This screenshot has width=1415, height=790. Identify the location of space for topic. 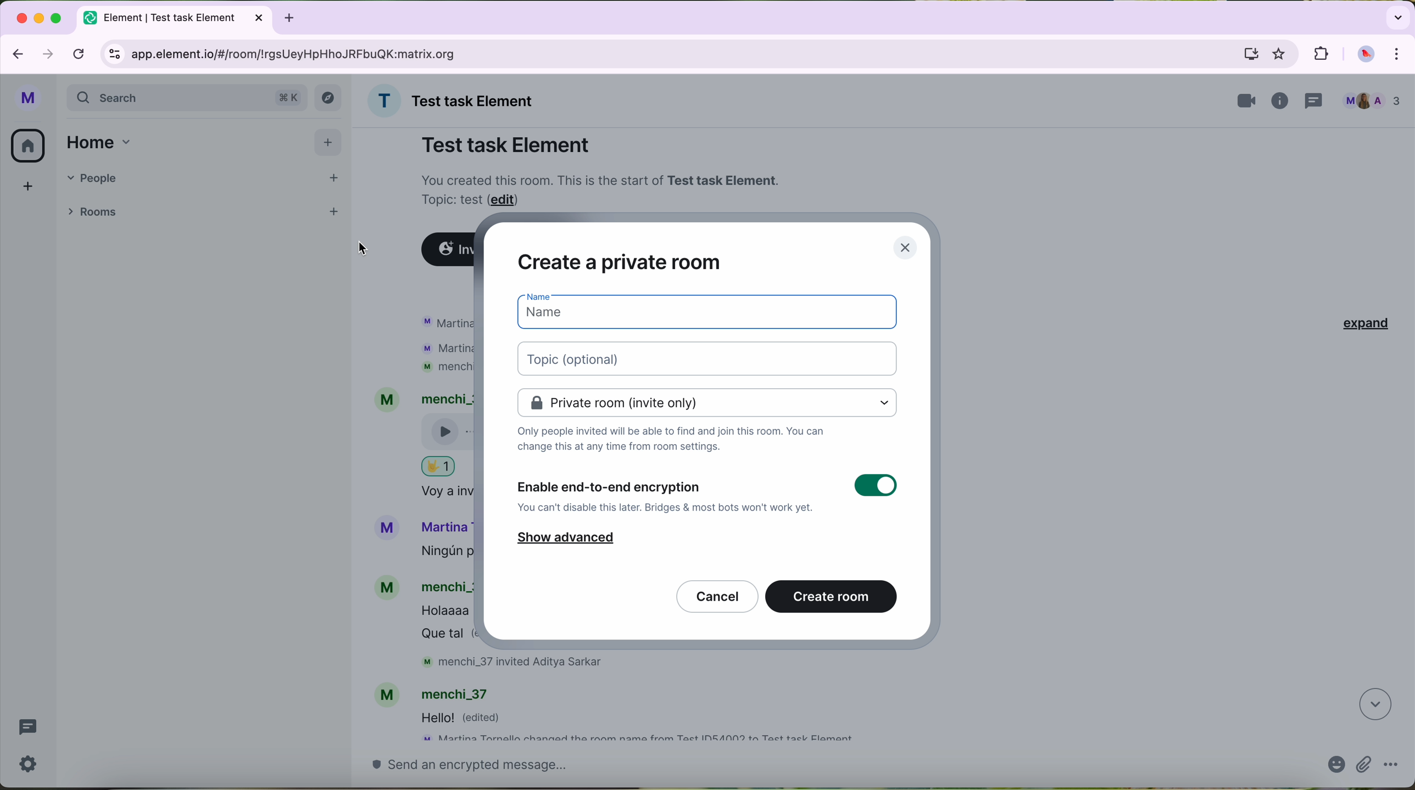
(709, 360).